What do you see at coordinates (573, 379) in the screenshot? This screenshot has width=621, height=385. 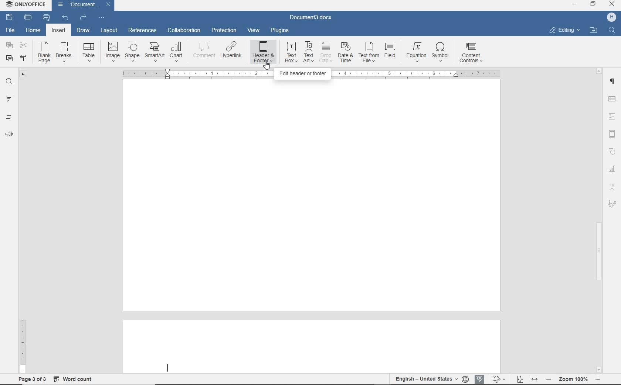 I see `Zoom 100%` at bounding box center [573, 379].